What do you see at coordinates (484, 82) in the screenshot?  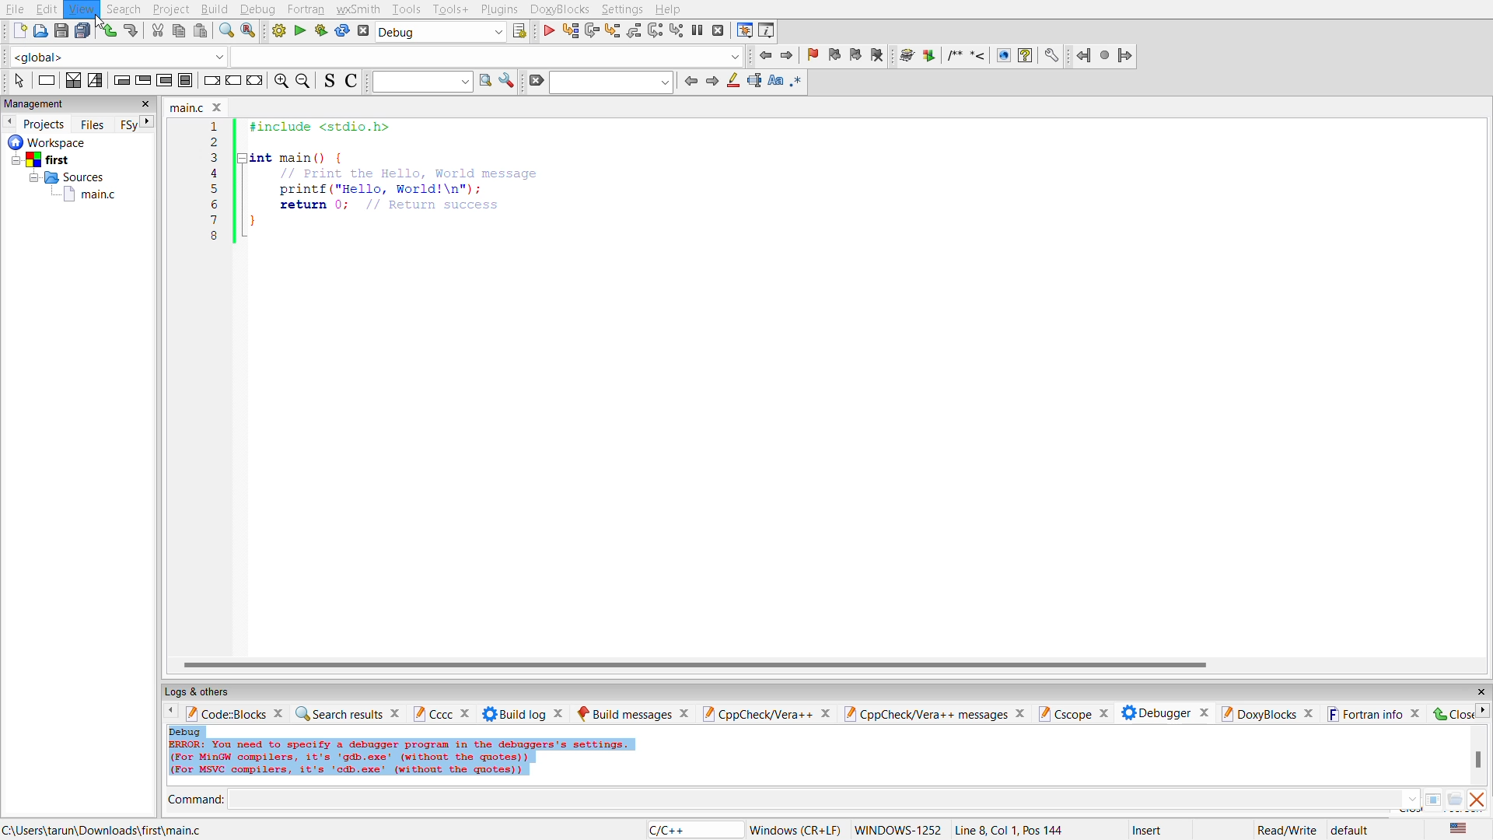 I see `run search` at bounding box center [484, 82].